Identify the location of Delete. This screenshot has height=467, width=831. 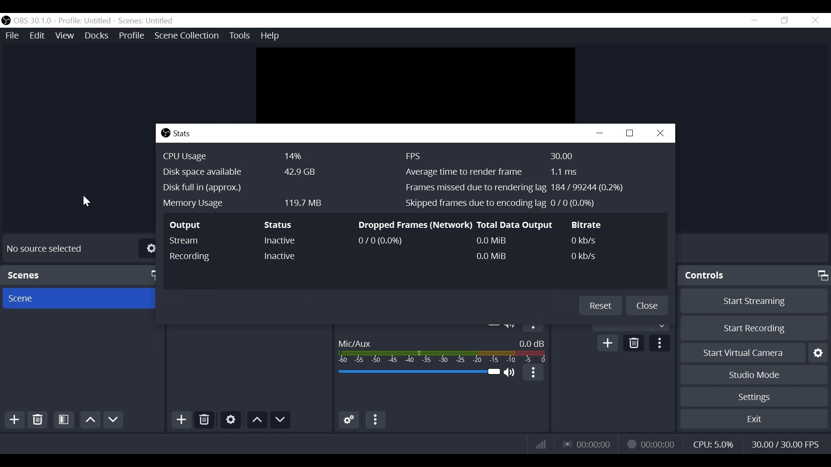
(204, 419).